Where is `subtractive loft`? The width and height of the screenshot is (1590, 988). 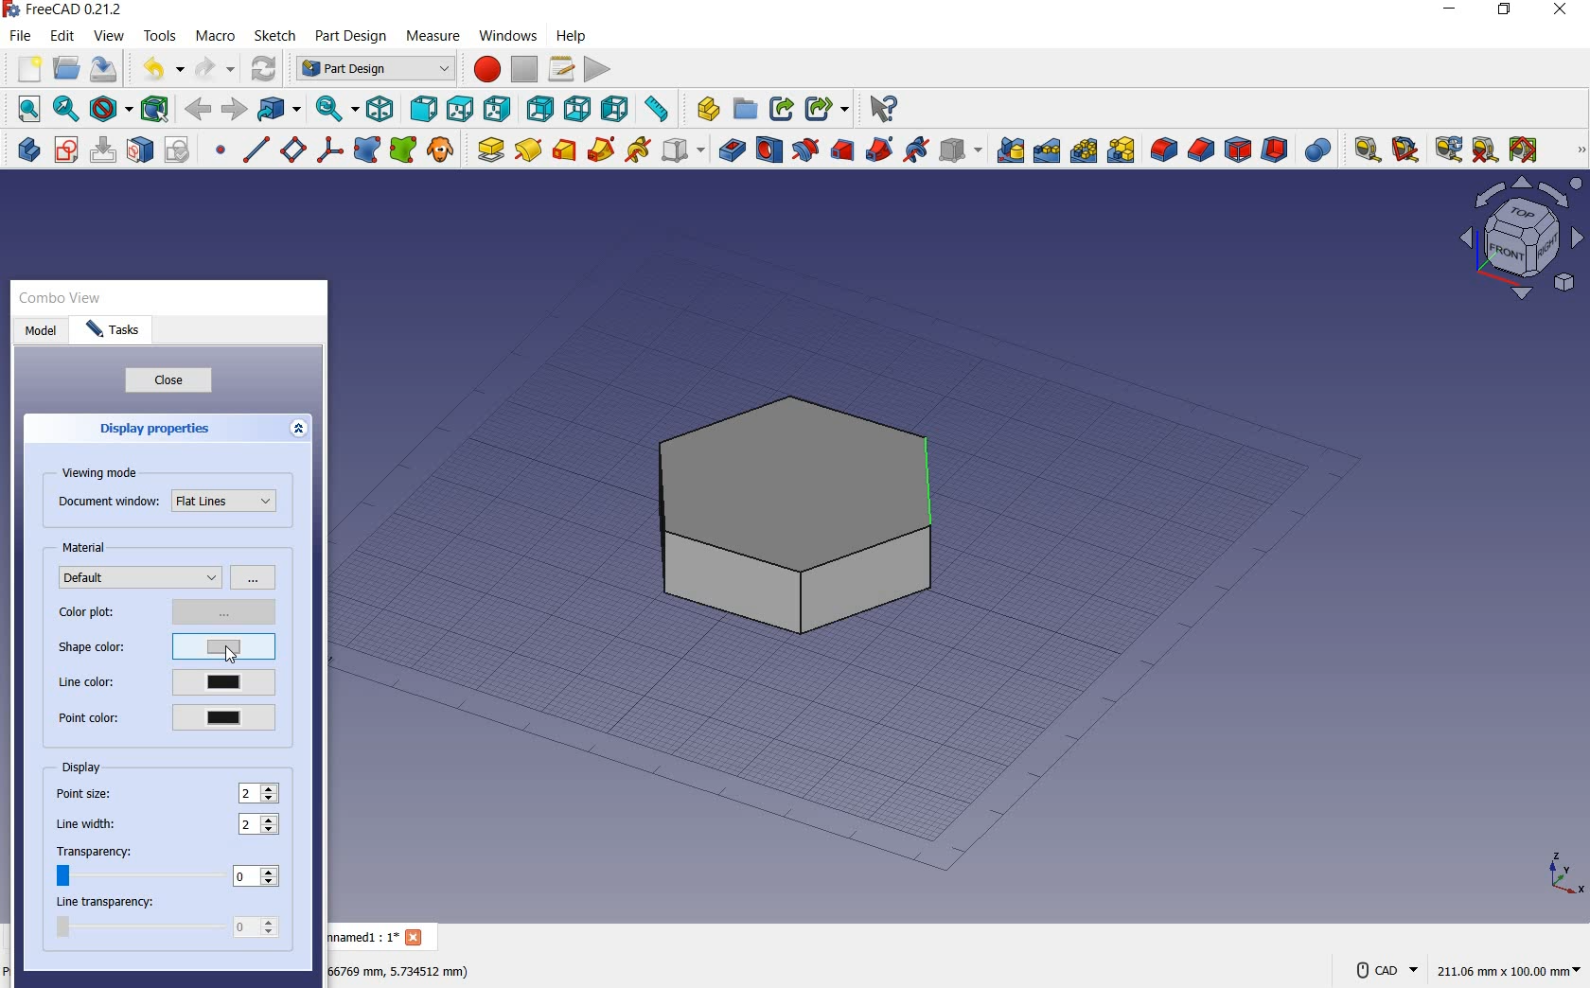 subtractive loft is located at coordinates (844, 152).